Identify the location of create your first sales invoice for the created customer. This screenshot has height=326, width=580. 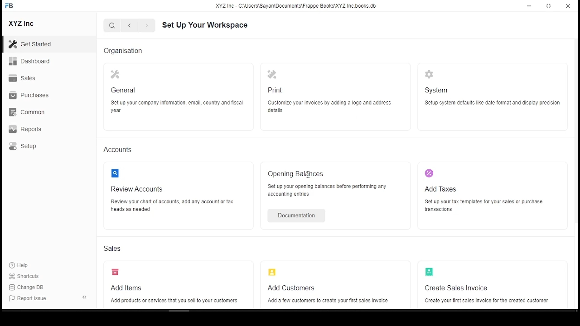
(486, 301).